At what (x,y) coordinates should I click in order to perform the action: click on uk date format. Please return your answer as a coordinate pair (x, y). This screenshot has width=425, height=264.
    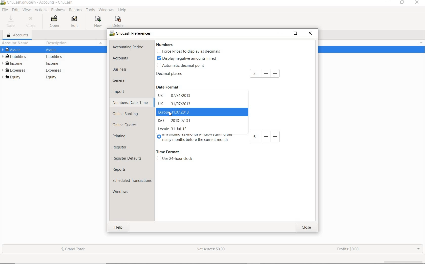
    Looking at the image, I should click on (175, 104).